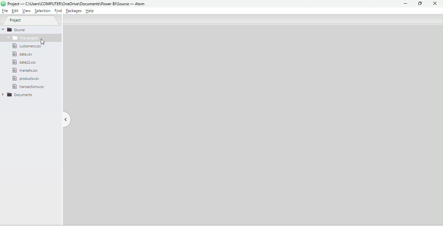 The height and width of the screenshot is (226, 443). What do you see at coordinates (45, 41) in the screenshot?
I see `Cursor` at bounding box center [45, 41].